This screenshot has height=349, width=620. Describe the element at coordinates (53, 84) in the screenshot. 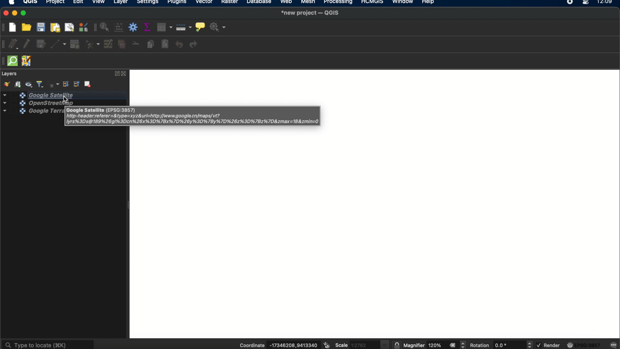

I see `filter legend by expression` at that location.